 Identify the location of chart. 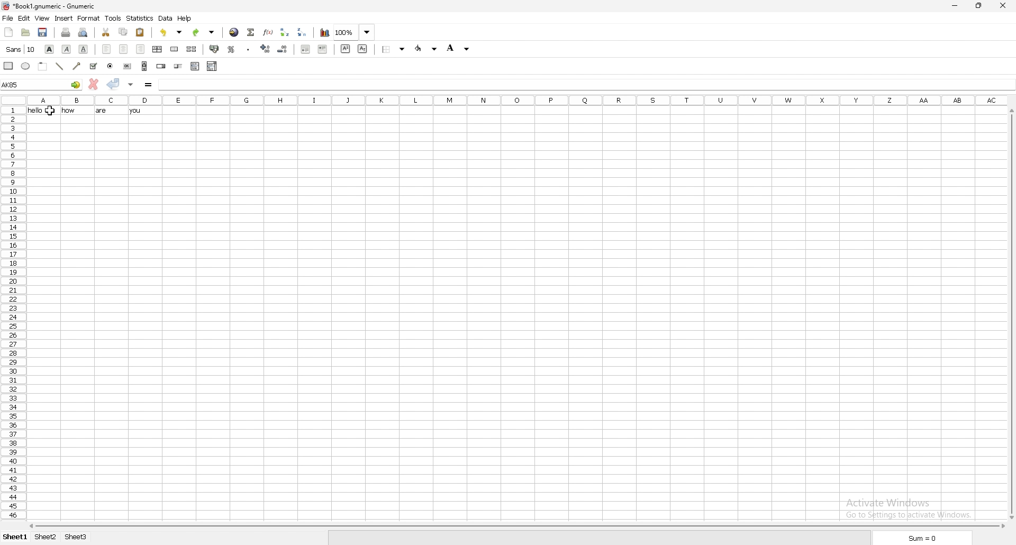
(325, 32).